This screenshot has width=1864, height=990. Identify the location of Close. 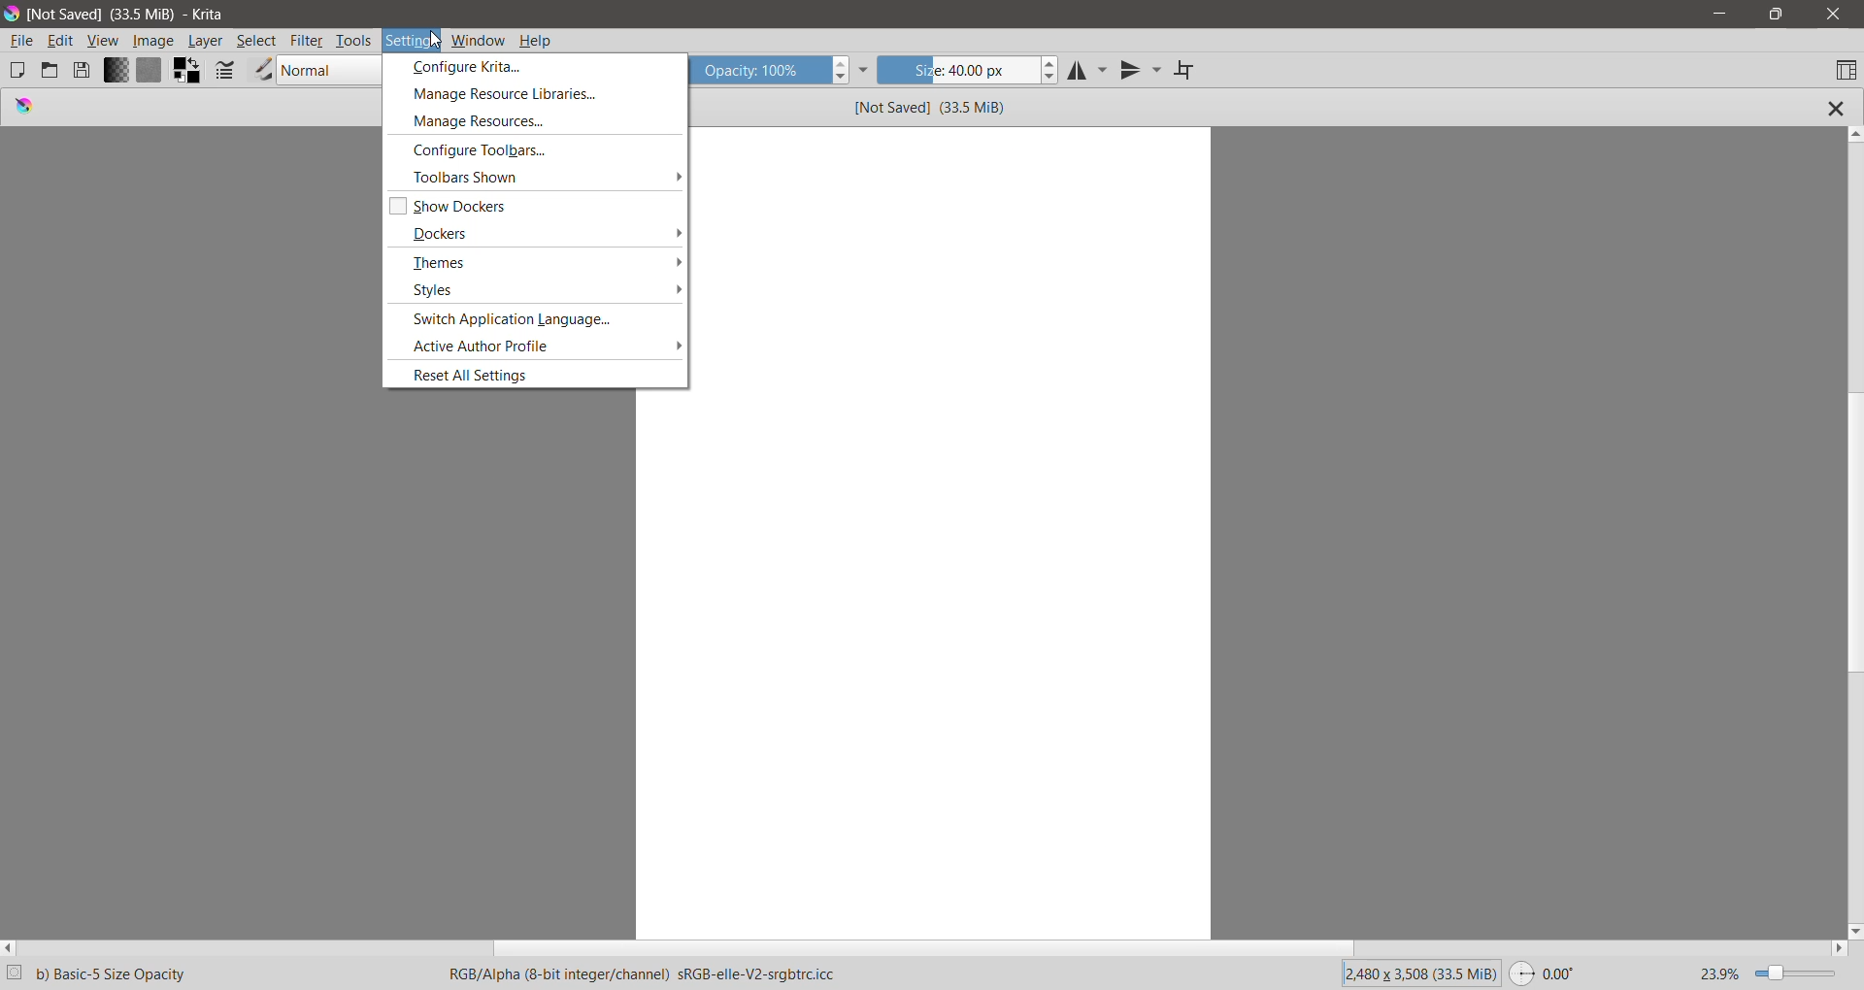
(1836, 109).